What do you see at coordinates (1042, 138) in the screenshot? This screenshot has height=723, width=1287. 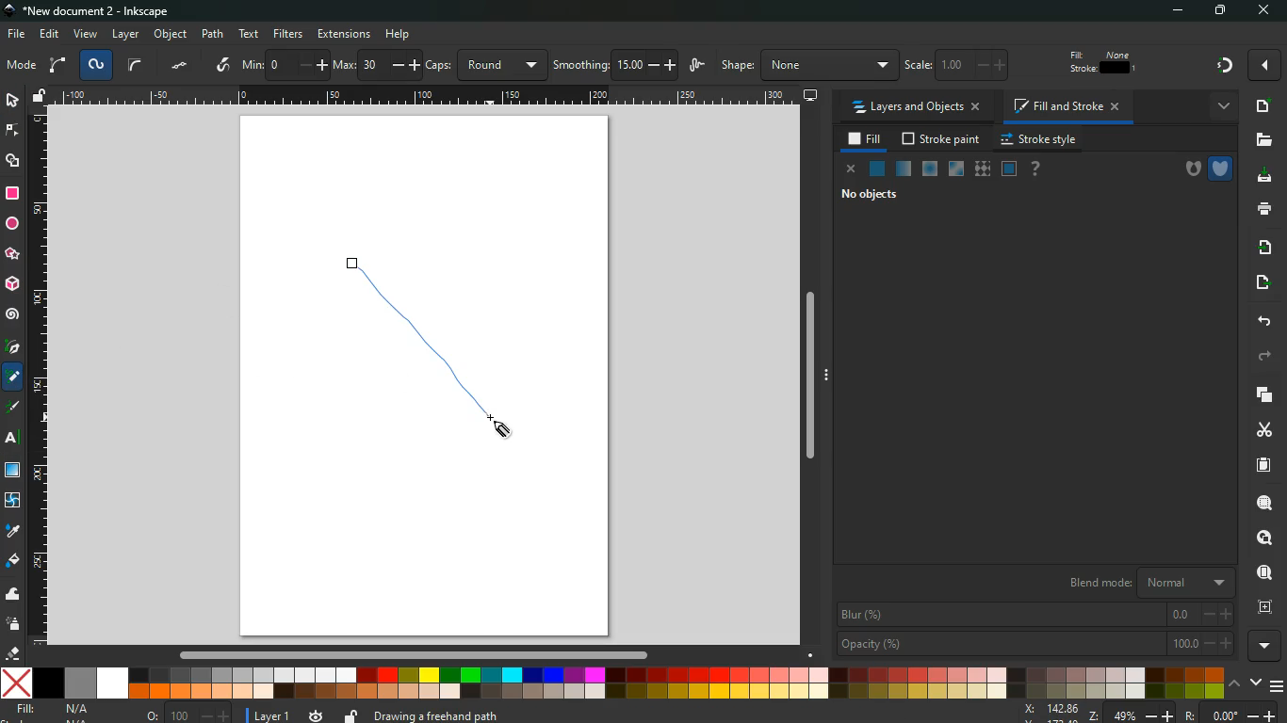 I see `stroke style` at bounding box center [1042, 138].